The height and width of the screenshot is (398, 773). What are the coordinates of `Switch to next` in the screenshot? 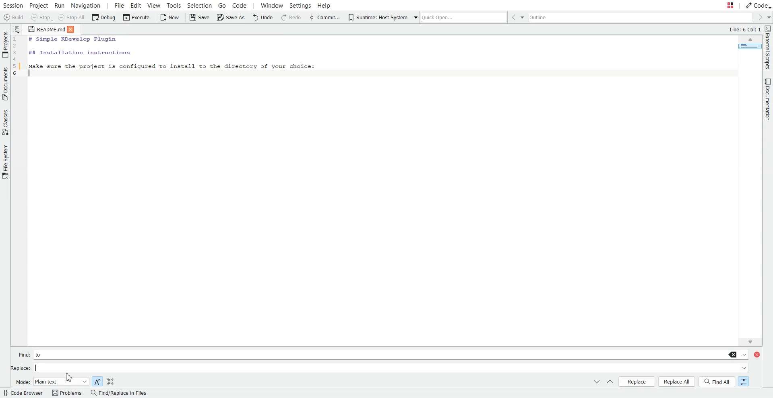 It's located at (597, 382).